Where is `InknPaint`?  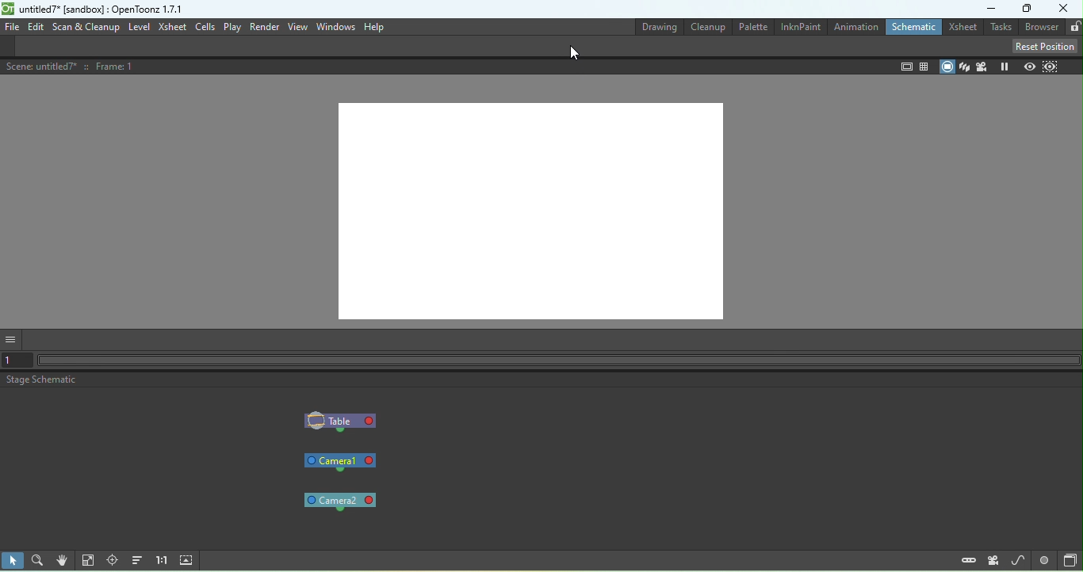 InknPaint is located at coordinates (800, 28).